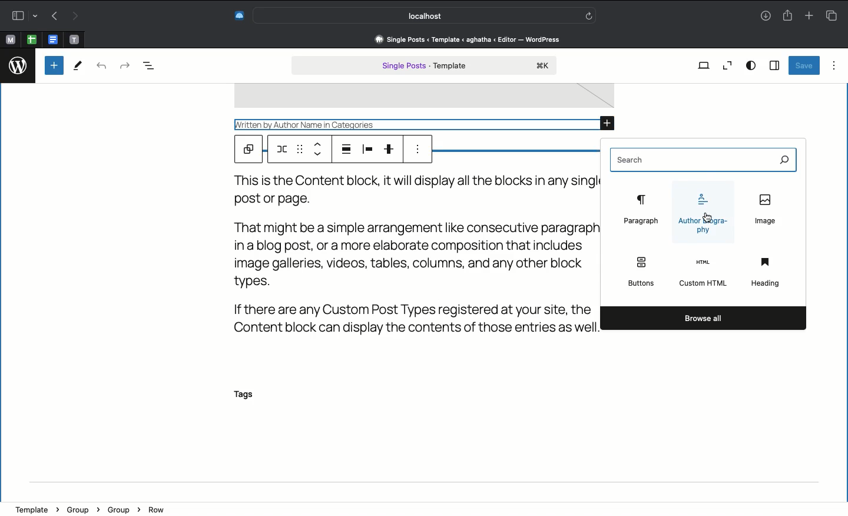 This screenshot has width=848, height=516. Describe the element at coordinates (774, 66) in the screenshot. I see `Sidebar` at that location.